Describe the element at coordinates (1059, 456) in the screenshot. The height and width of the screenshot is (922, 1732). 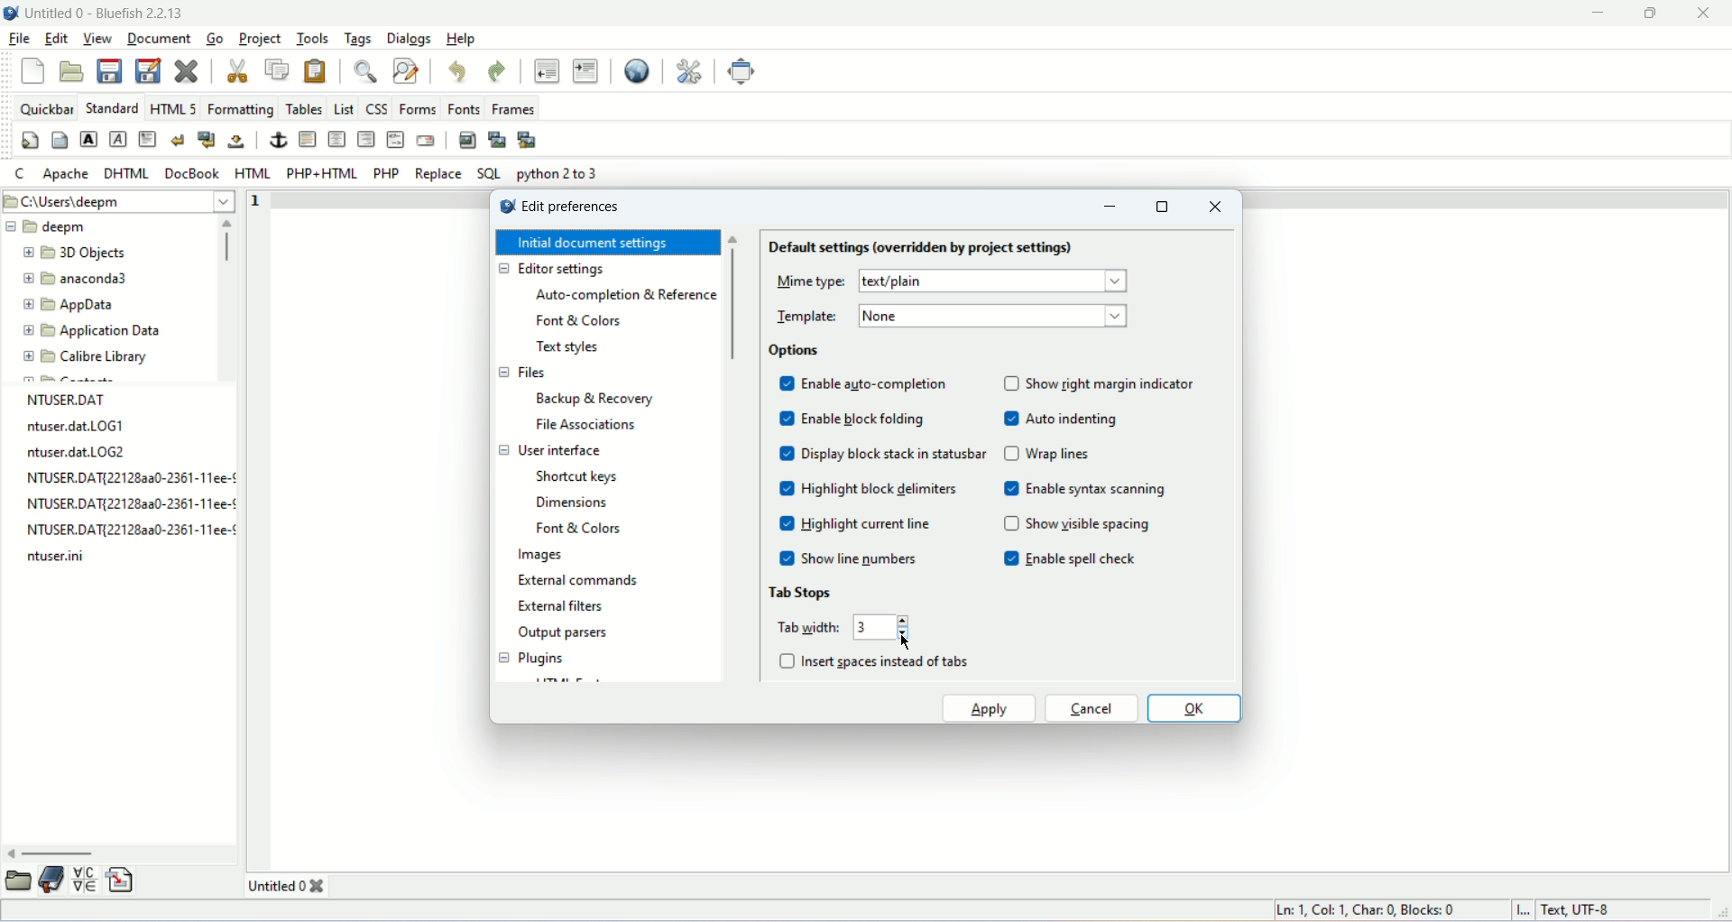
I see `wrap lines` at that location.